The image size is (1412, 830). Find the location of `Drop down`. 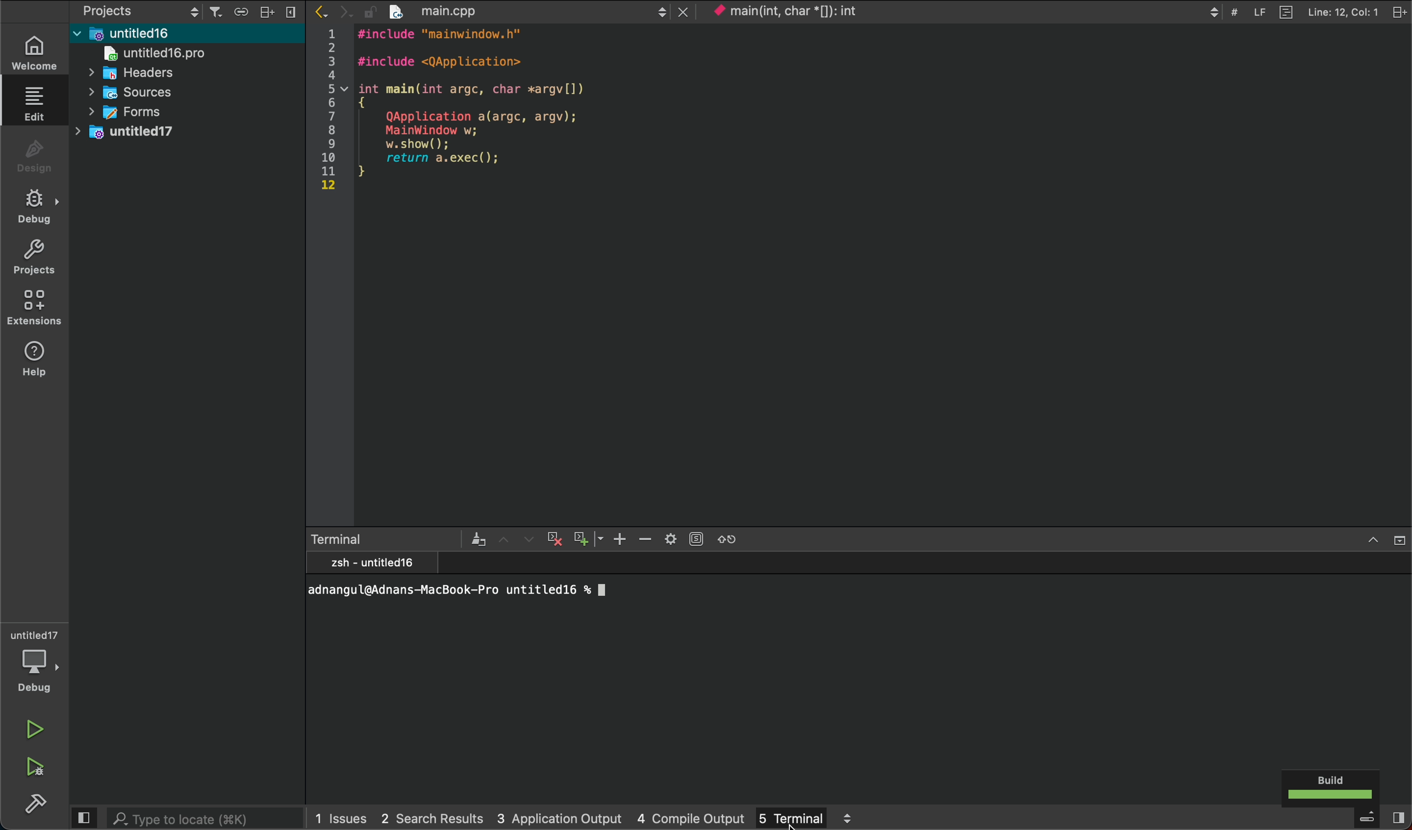

Drop down is located at coordinates (1371, 539).